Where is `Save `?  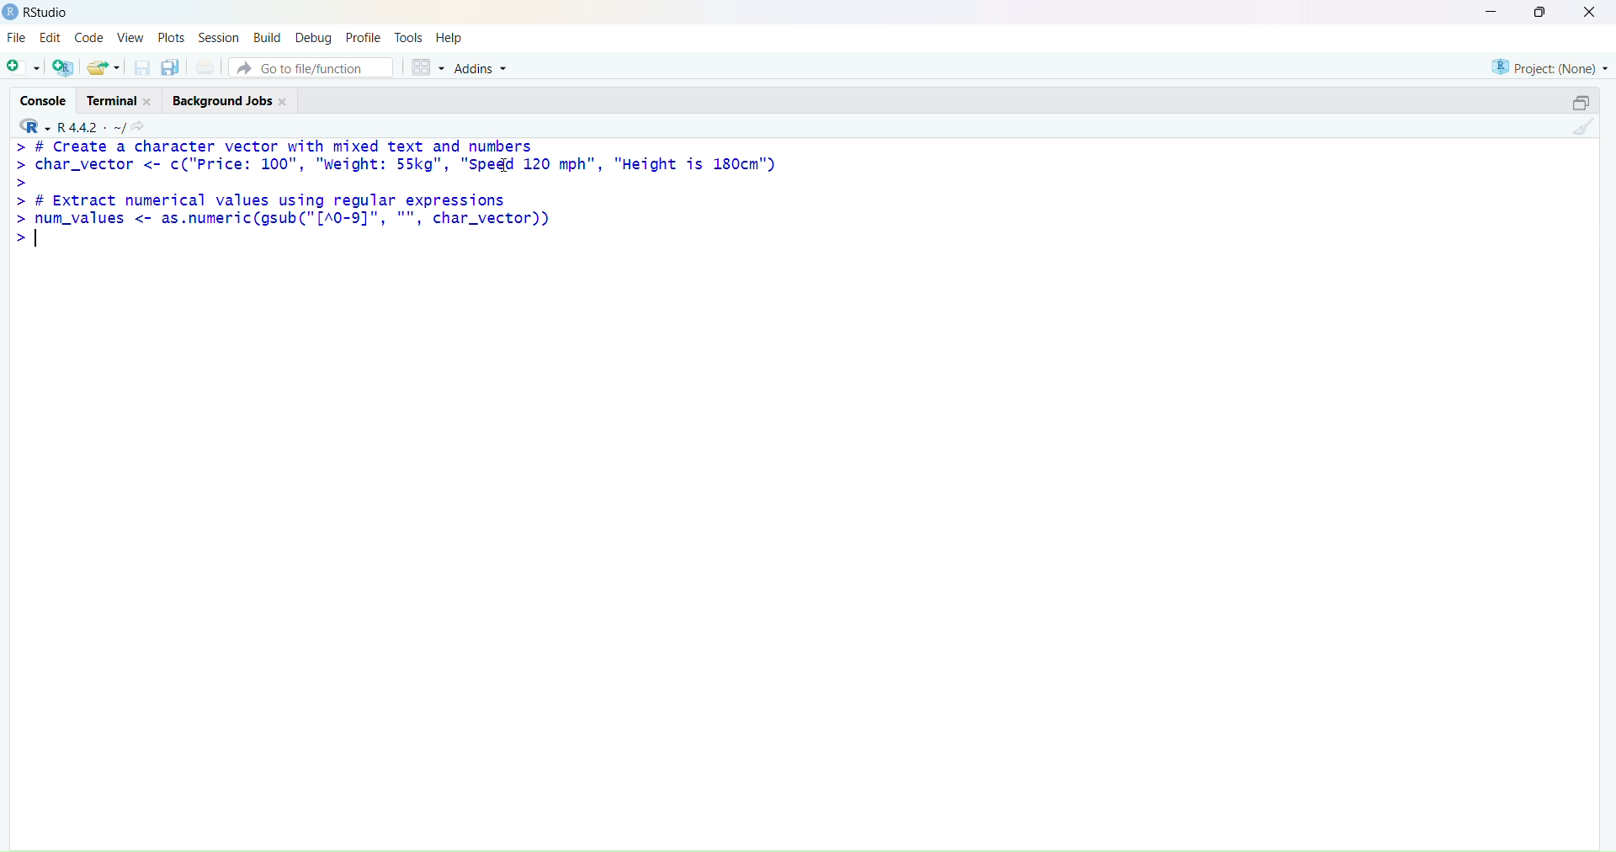 Save  is located at coordinates (143, 67).